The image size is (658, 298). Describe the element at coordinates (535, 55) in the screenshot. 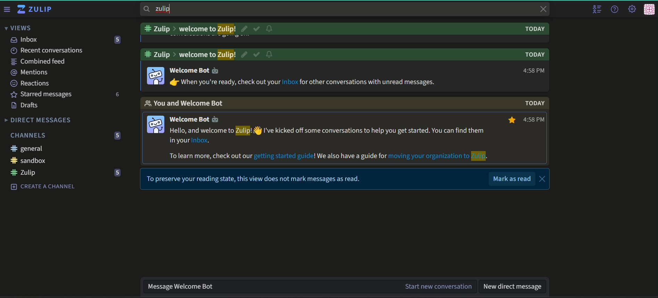

I see `Text` at that location.